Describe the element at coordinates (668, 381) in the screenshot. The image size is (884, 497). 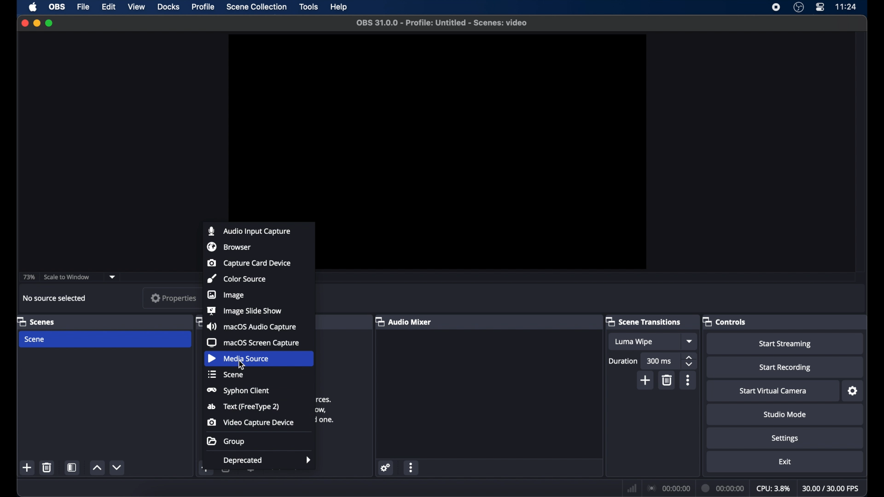
I see `delete` at that location.